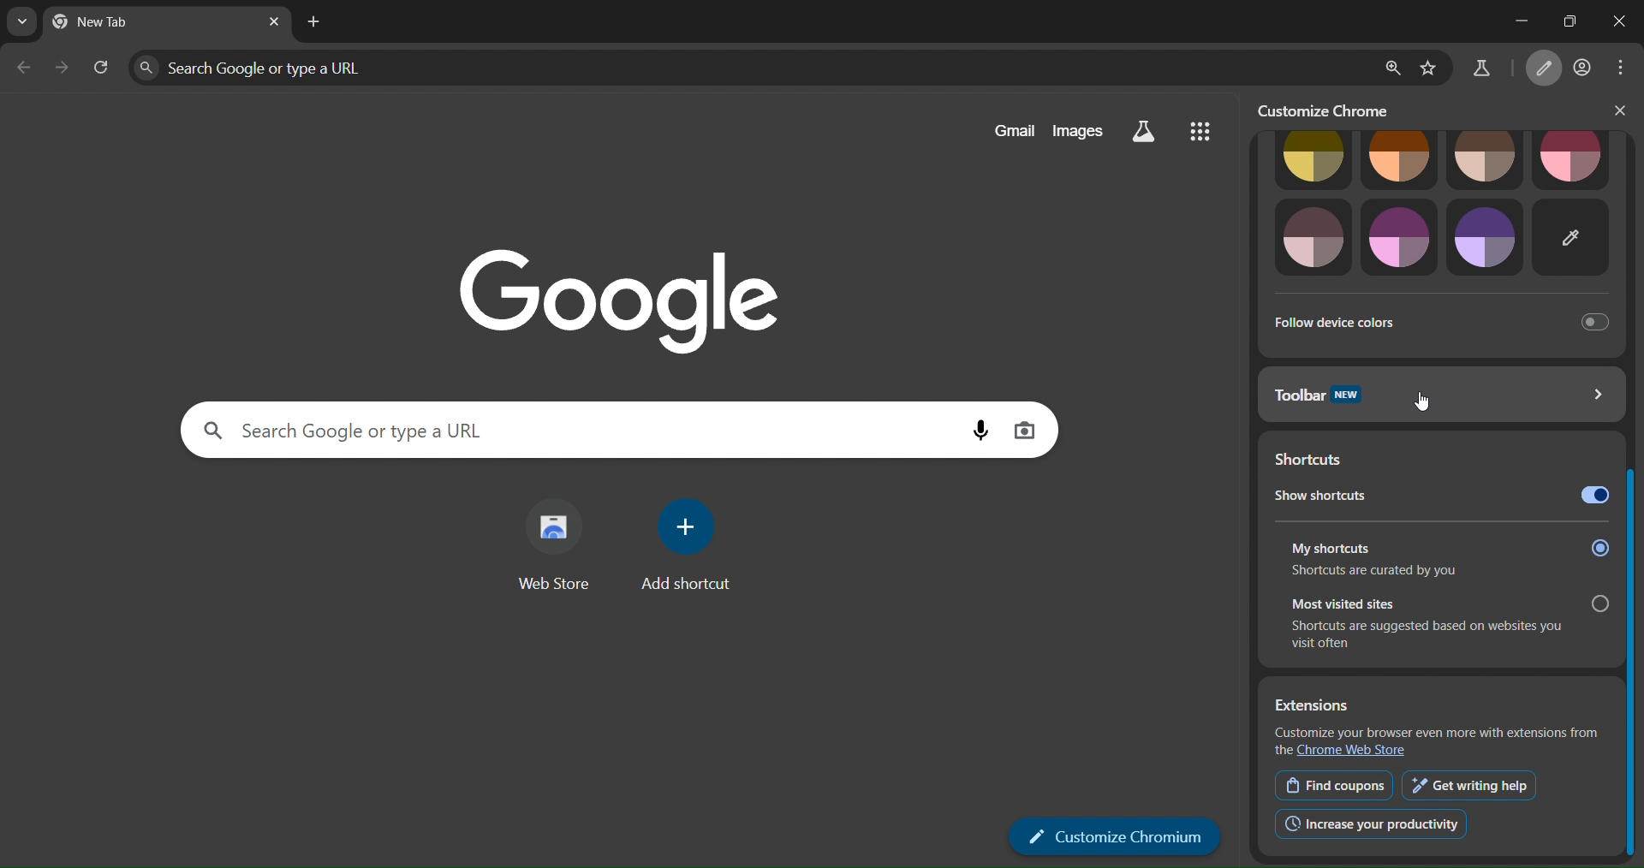 This screenshot has width=1644, height=868. What do you see at coordinates (1082, 130) in the screenshot?
I see `images` at bounding box center [1082, 130].